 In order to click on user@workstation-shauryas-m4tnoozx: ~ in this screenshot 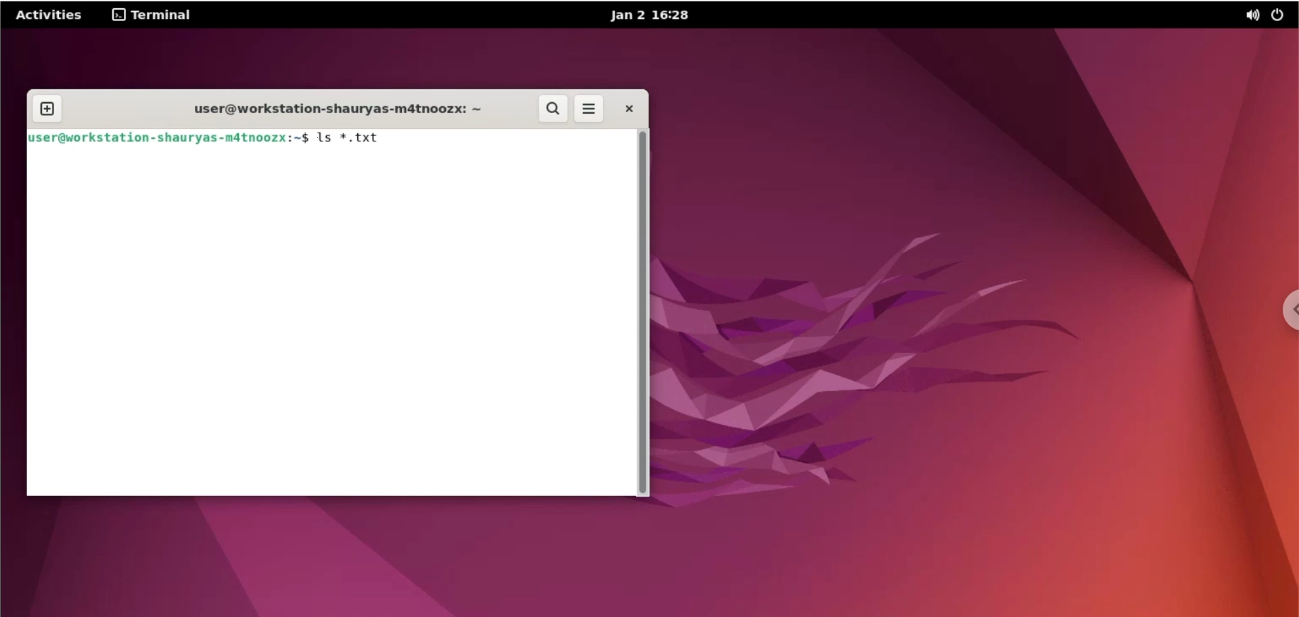, I will do `click(333, 107)`.